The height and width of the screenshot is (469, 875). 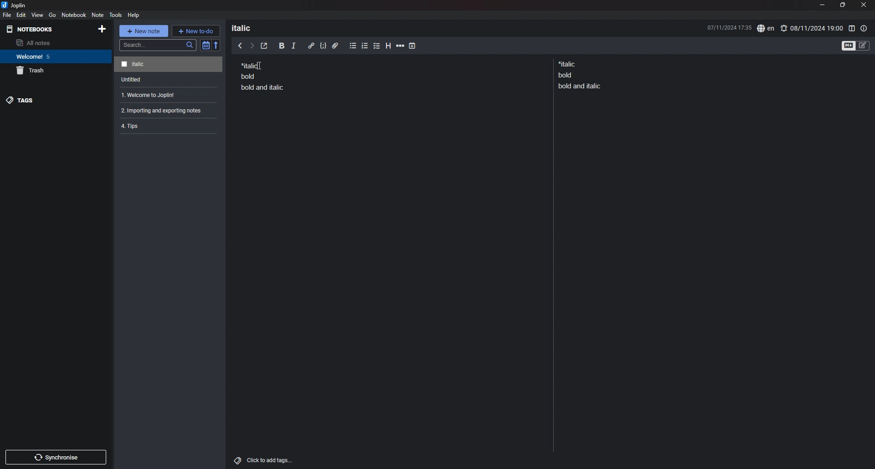 What do you see at coordinates (365, 47) in the screenshot?
I see `numbered list` at bounding box center [365, 47].